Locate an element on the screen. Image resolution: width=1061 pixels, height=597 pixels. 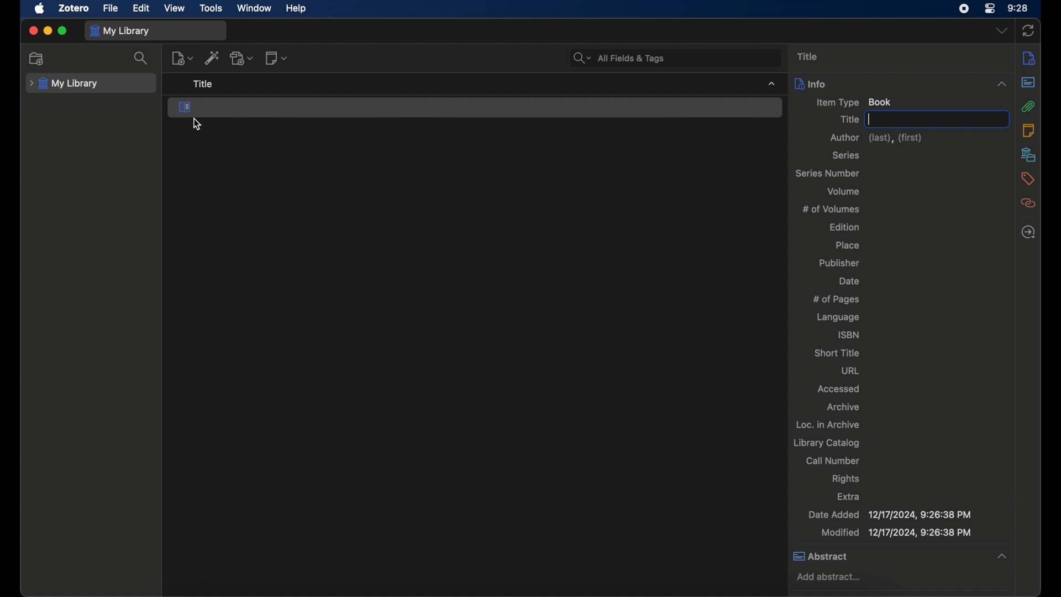
place is located at coordinates (848, 245).